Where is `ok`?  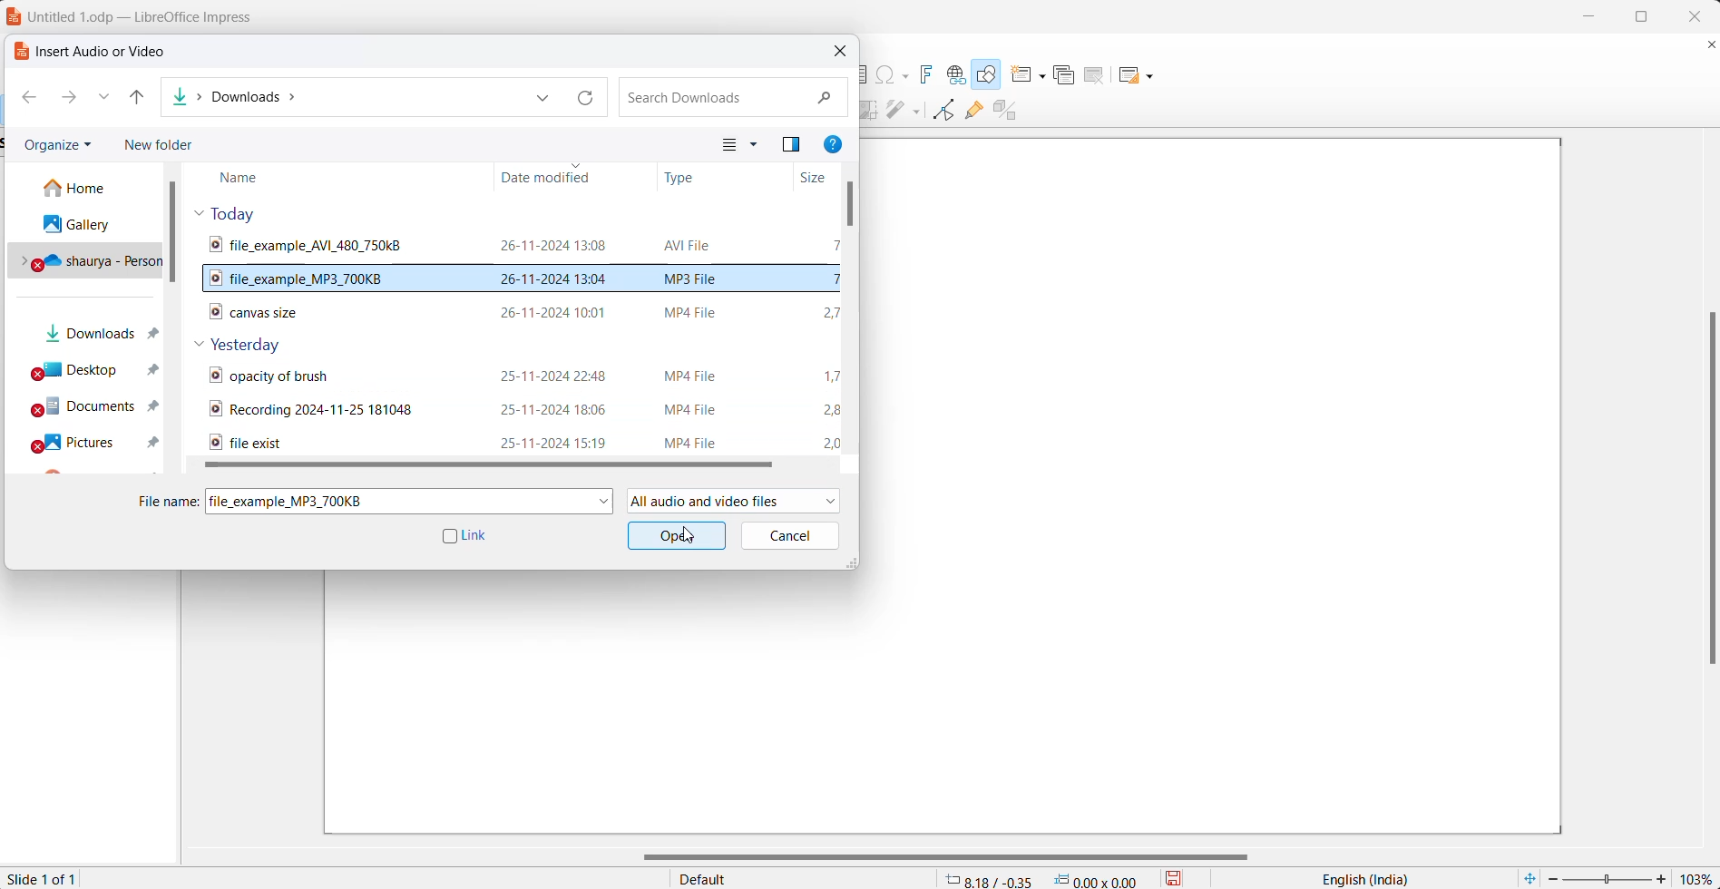
ok is located at coordinates (679, 535).